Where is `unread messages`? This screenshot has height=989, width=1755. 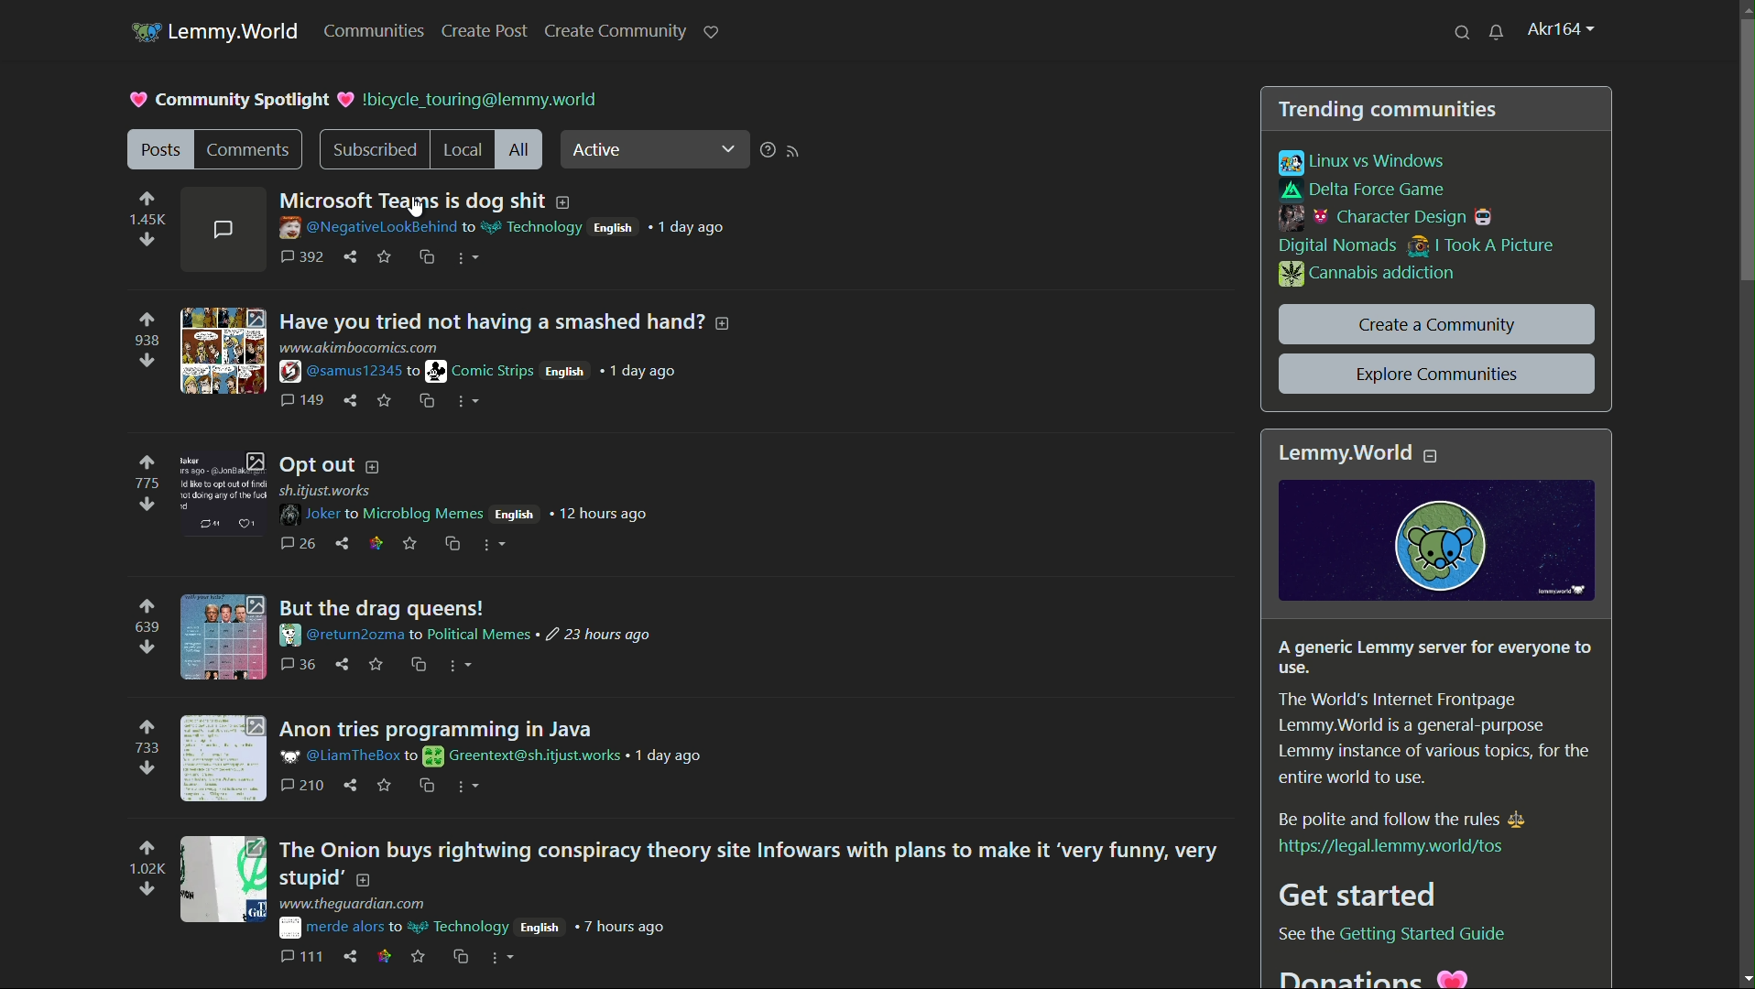 unread messages is located at coordinates (1497, 31).